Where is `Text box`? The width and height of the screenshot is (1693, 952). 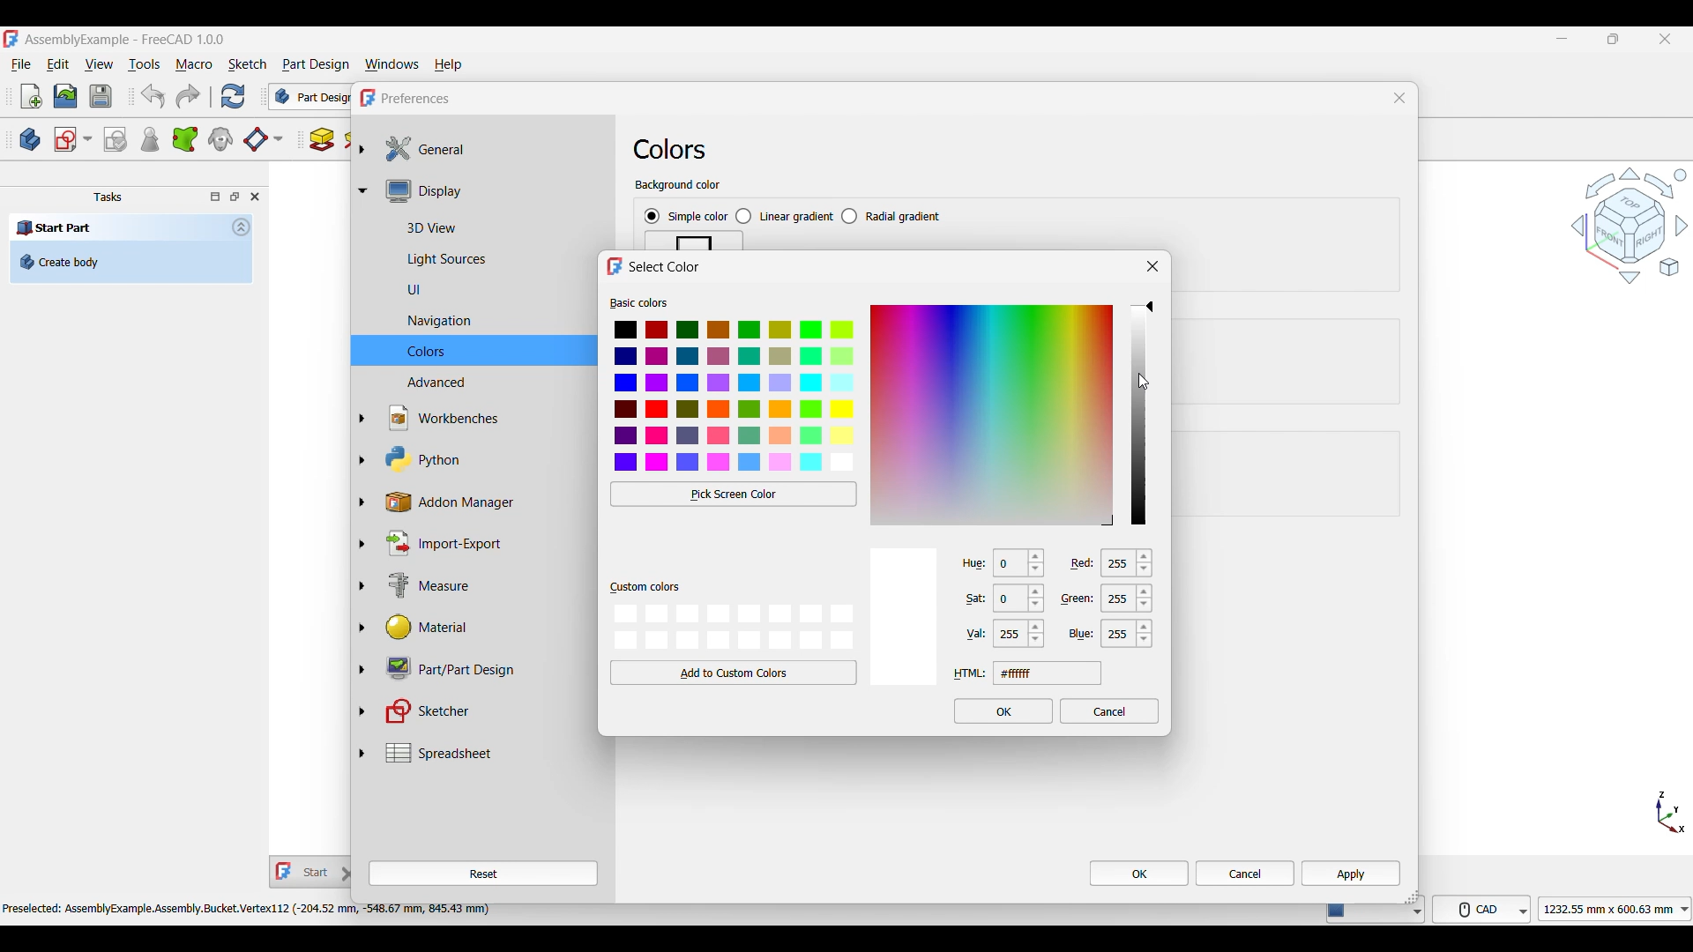
Text box is located at coordinates (1048, 673).